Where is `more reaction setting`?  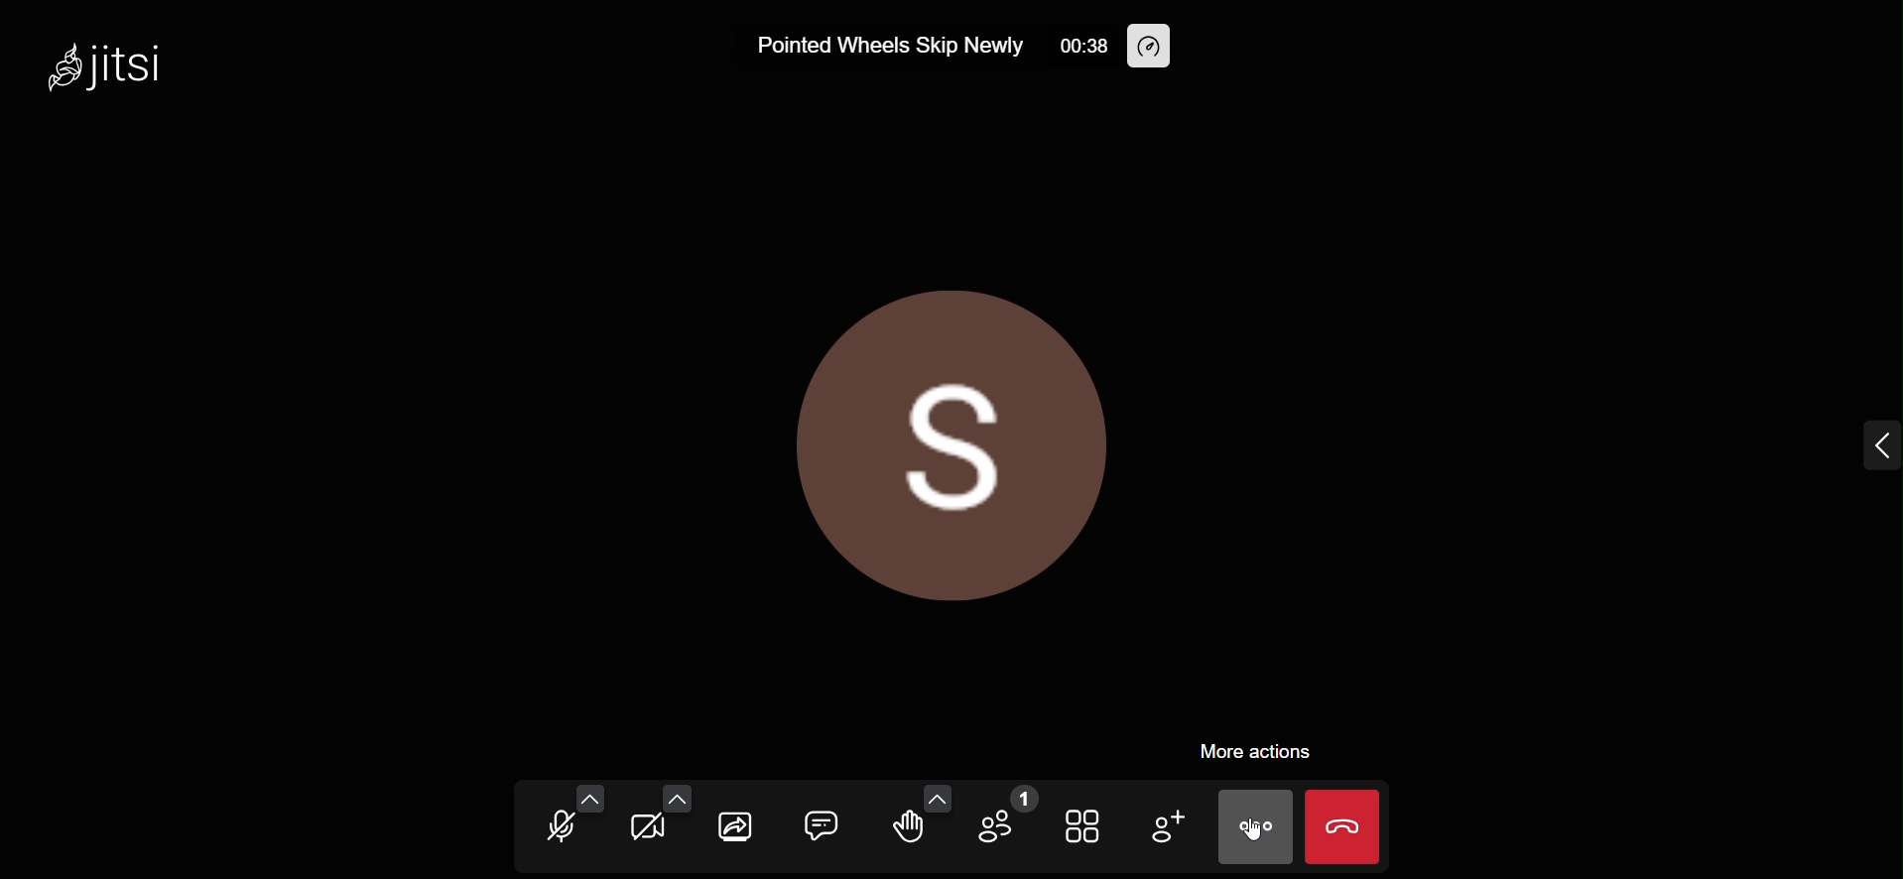 more reaction setting is located at coordinates (938, 795).